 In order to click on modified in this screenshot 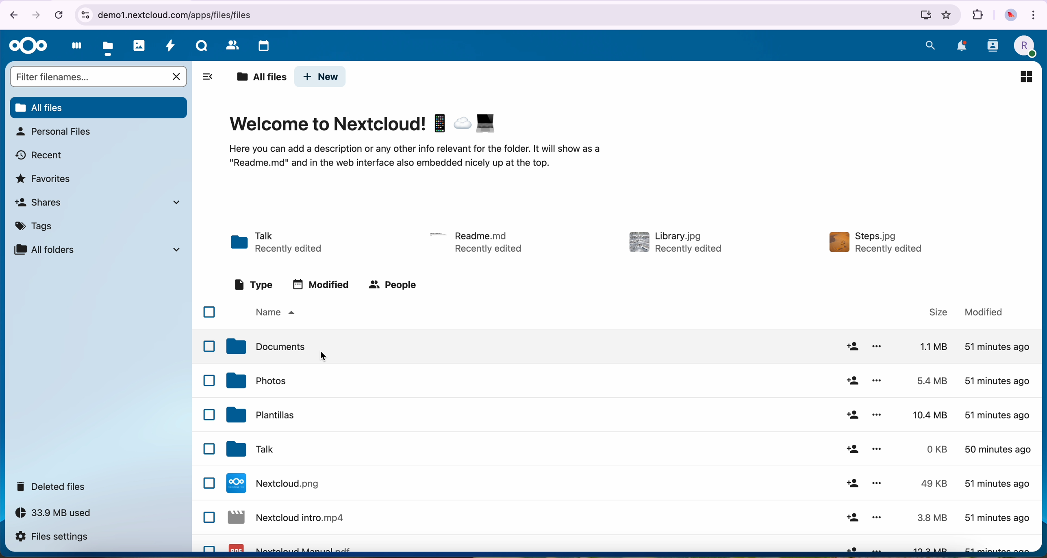, I will do `click(997, 416)`.